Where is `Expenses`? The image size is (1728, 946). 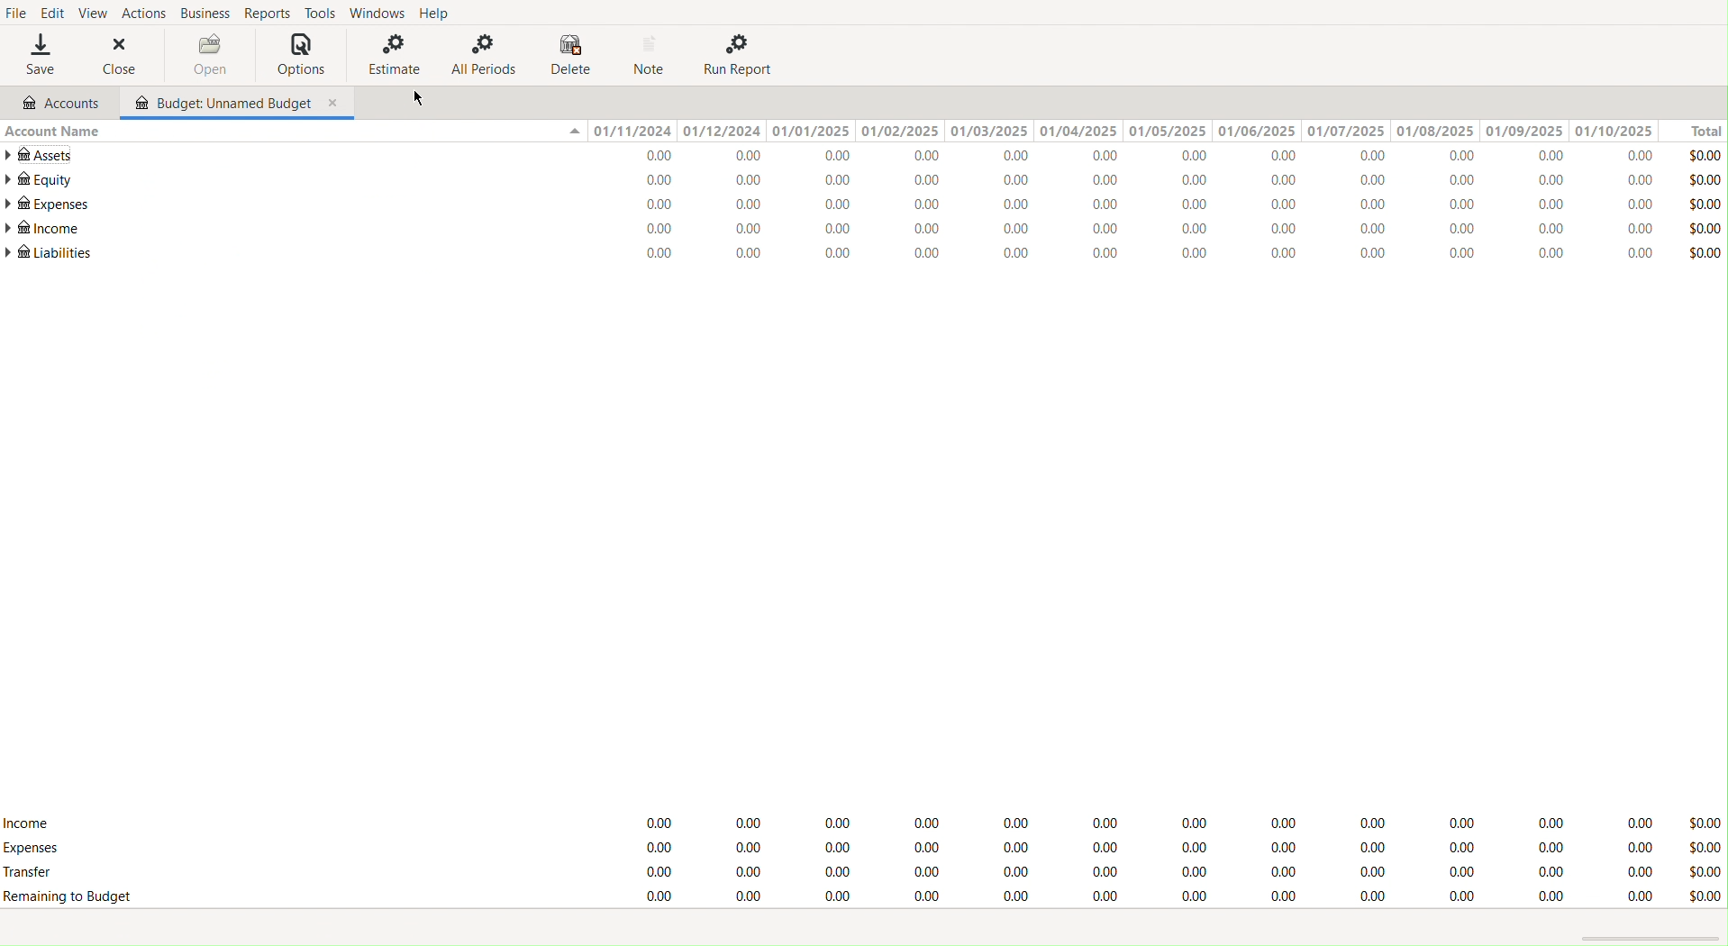 Expenses is located at coordinates (49, 205).